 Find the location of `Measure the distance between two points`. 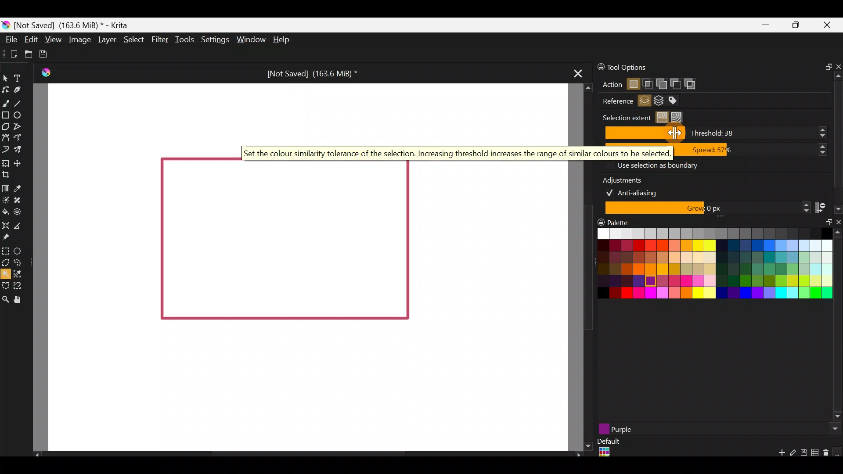

Measure the distance between two points is located at coordinates (23, 226).